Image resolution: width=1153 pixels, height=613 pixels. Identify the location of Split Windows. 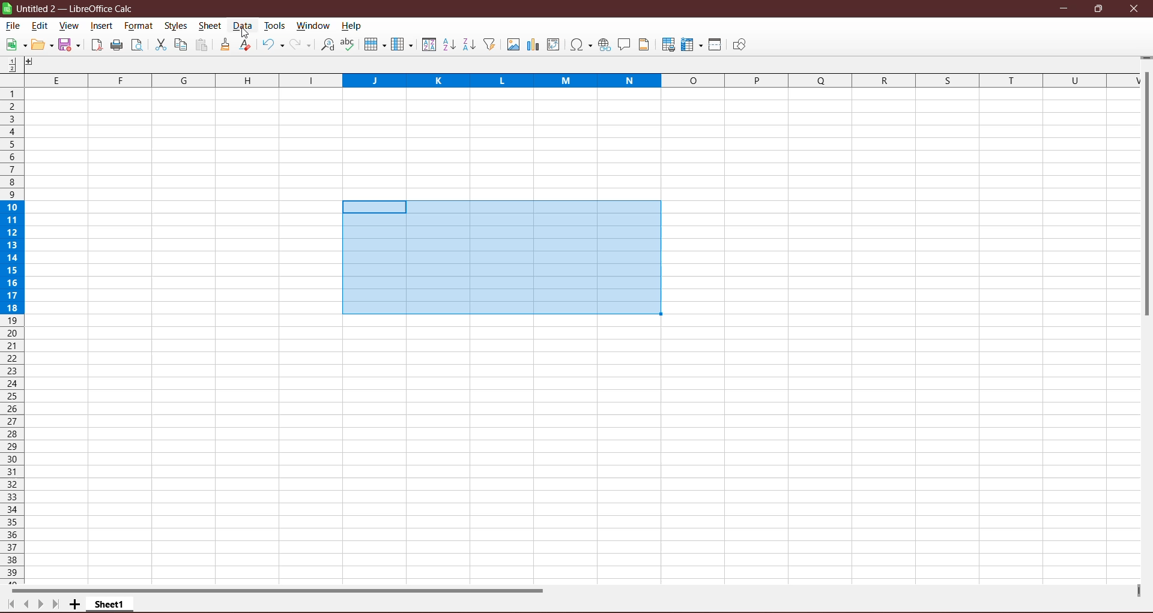
(715, 44).